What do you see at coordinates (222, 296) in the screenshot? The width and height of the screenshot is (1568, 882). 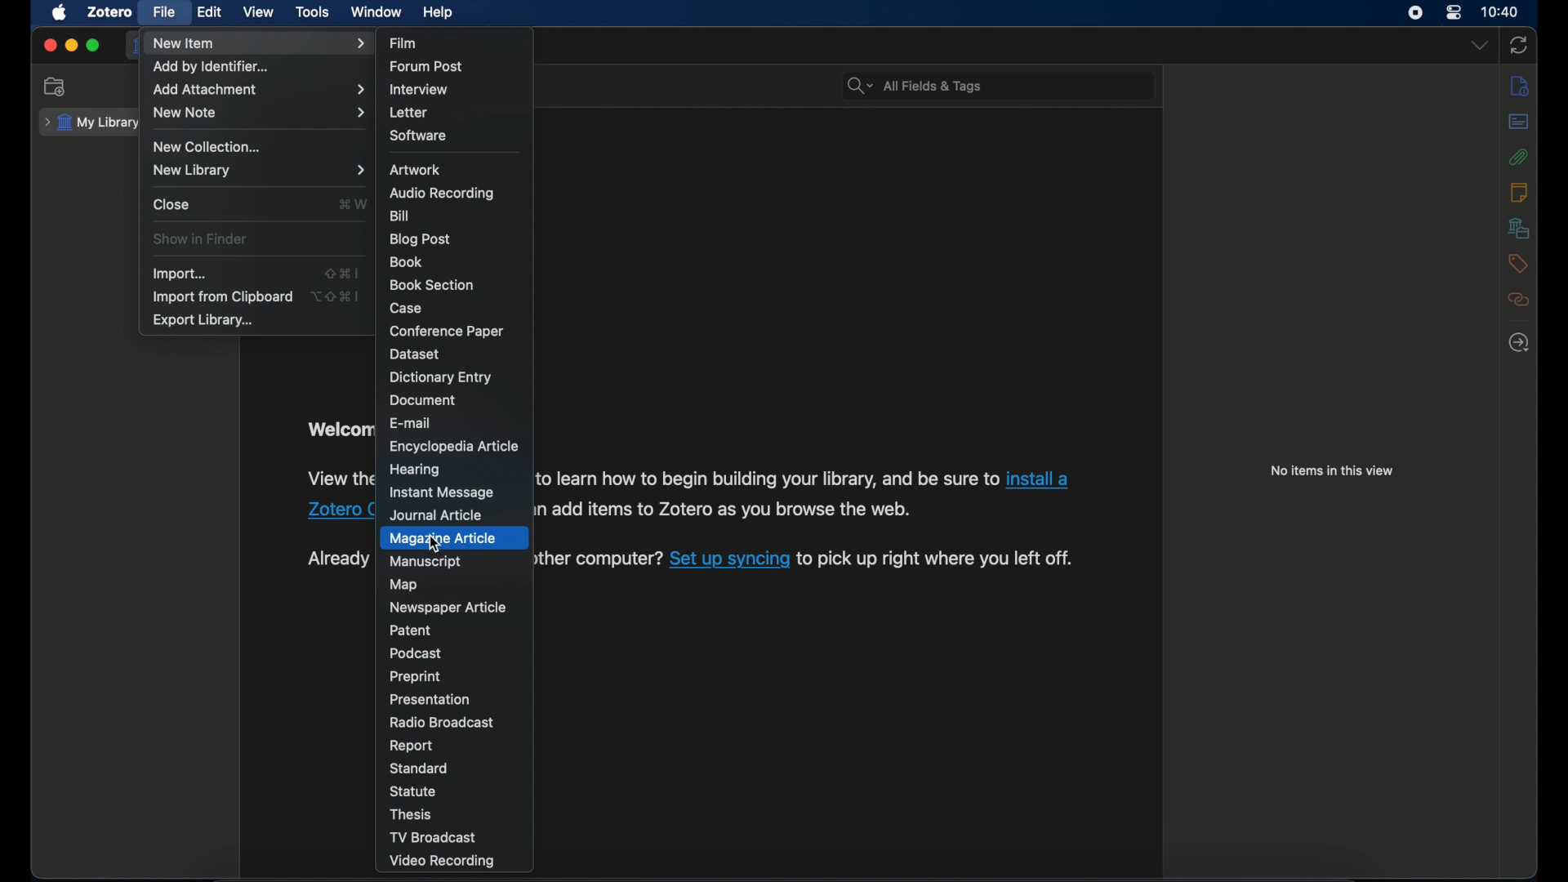 I see `import from clipboard` at bounding box center [222, 296].